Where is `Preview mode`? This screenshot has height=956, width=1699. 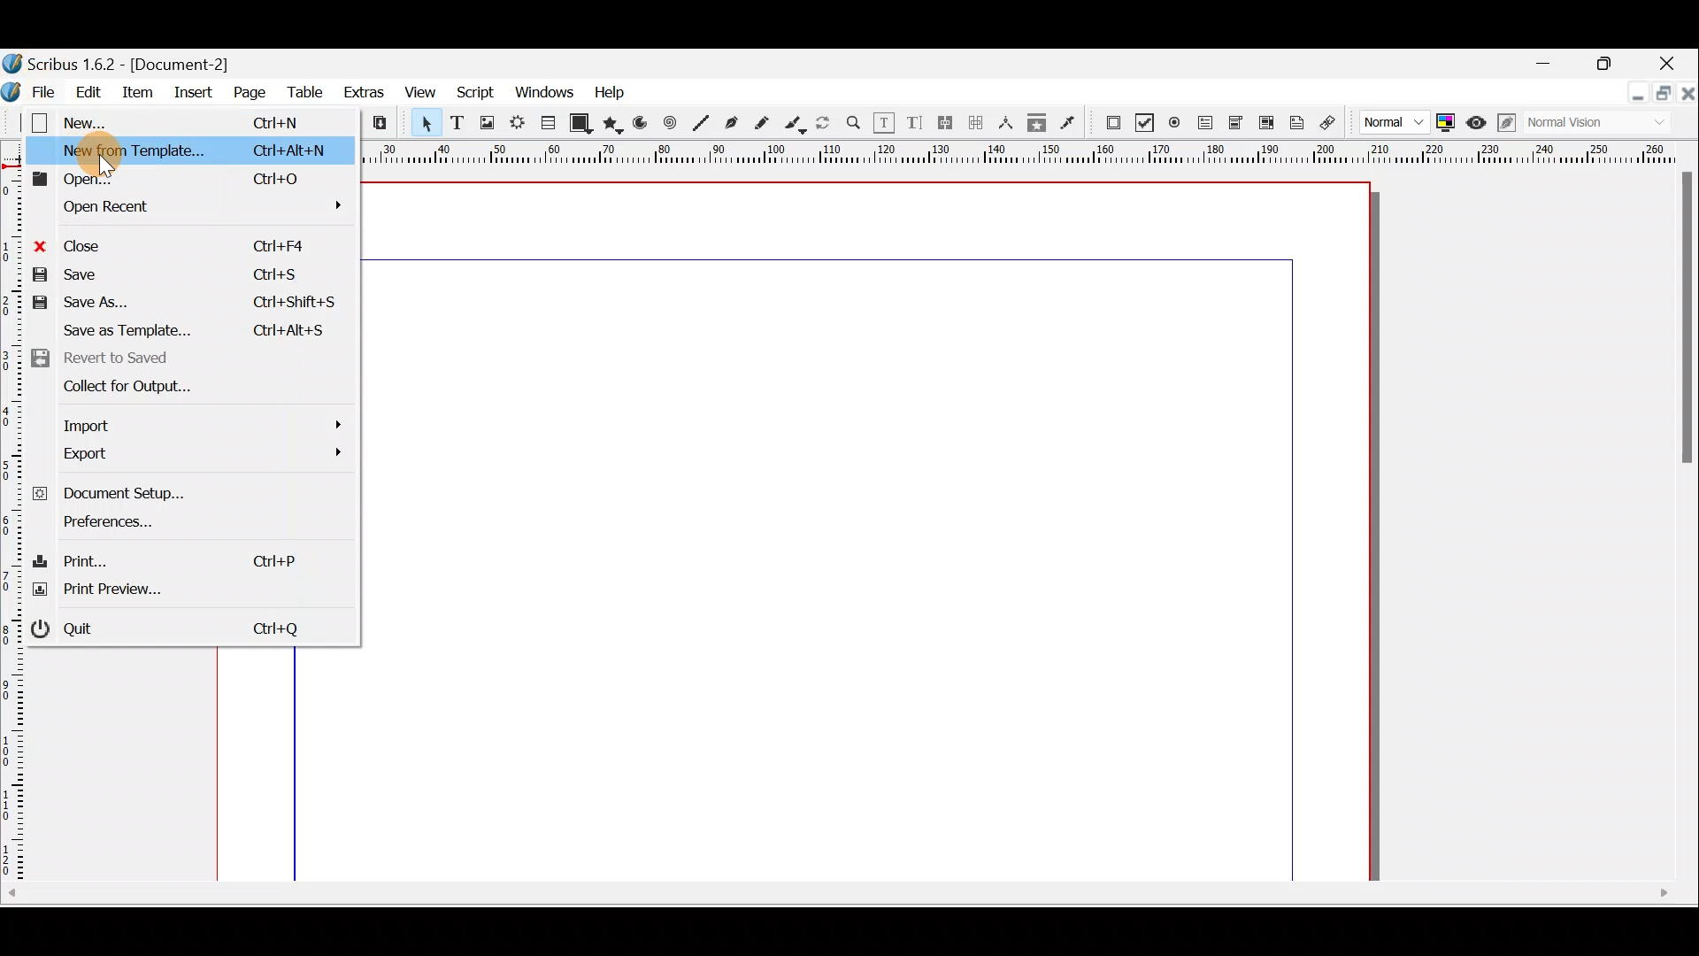
Preview mode is located at coordinates (1477, 124).